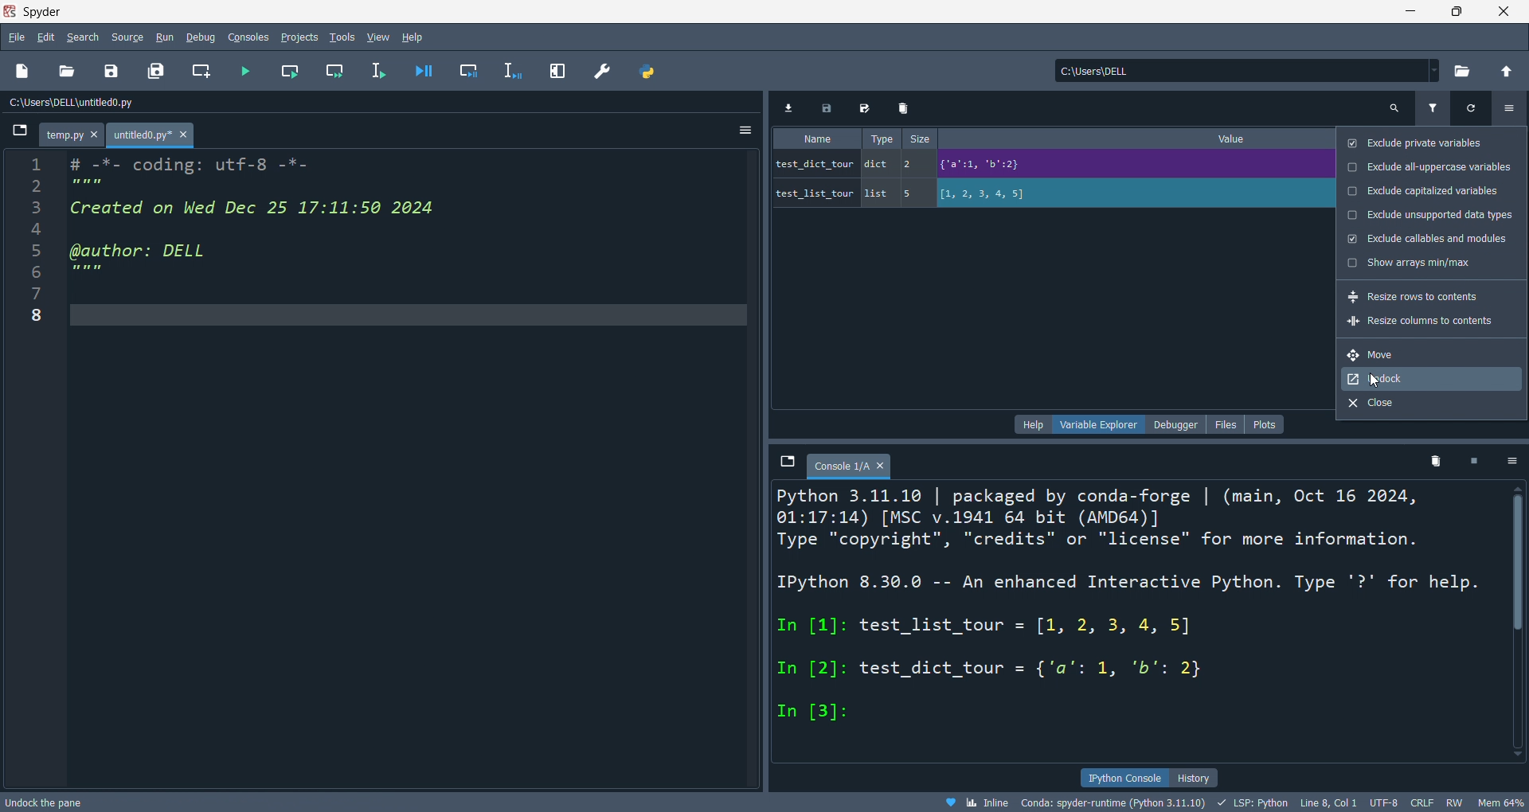 The image size is (1529, 812). Describe the element at coordinates (1434, 215) in the screenshot. I see `exclude unsupperted data types` at that location.